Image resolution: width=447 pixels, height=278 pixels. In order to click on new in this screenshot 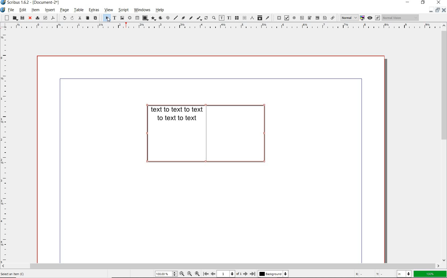, I will do `click(6, 18)`.